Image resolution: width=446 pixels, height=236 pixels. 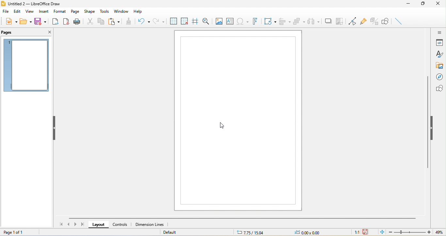 What do you see at coordinates (250, 231) in the screenshot?
I see `7.75/15.04` at bounding box center [250, 231].